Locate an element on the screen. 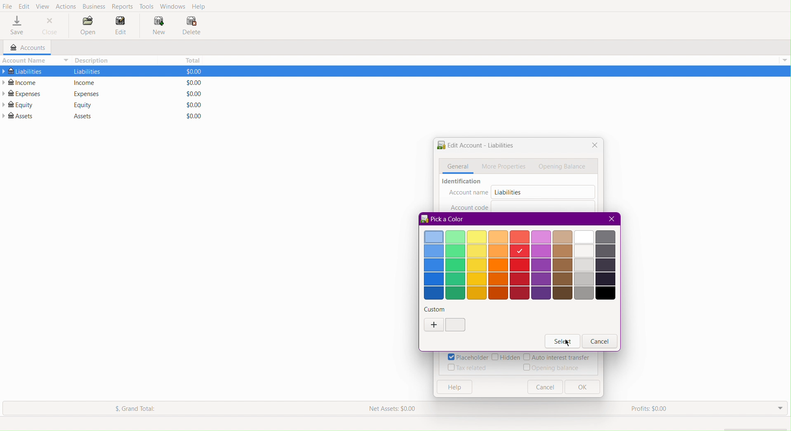  Windows is located at coordinates (172, 6).